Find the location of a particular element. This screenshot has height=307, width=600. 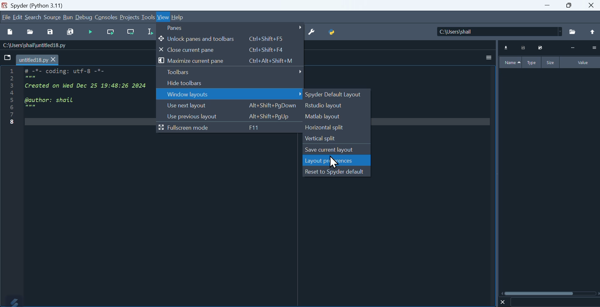

Logo is located at coordinates (12, 301).